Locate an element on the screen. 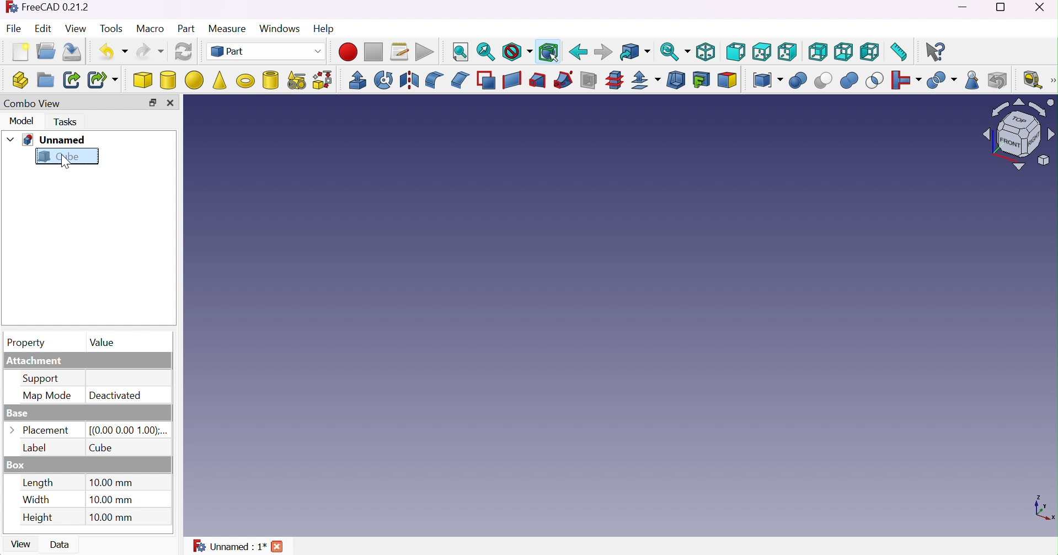 This screenshot has height=555, width=1058. Bottom is located at coordinates (843, 52).